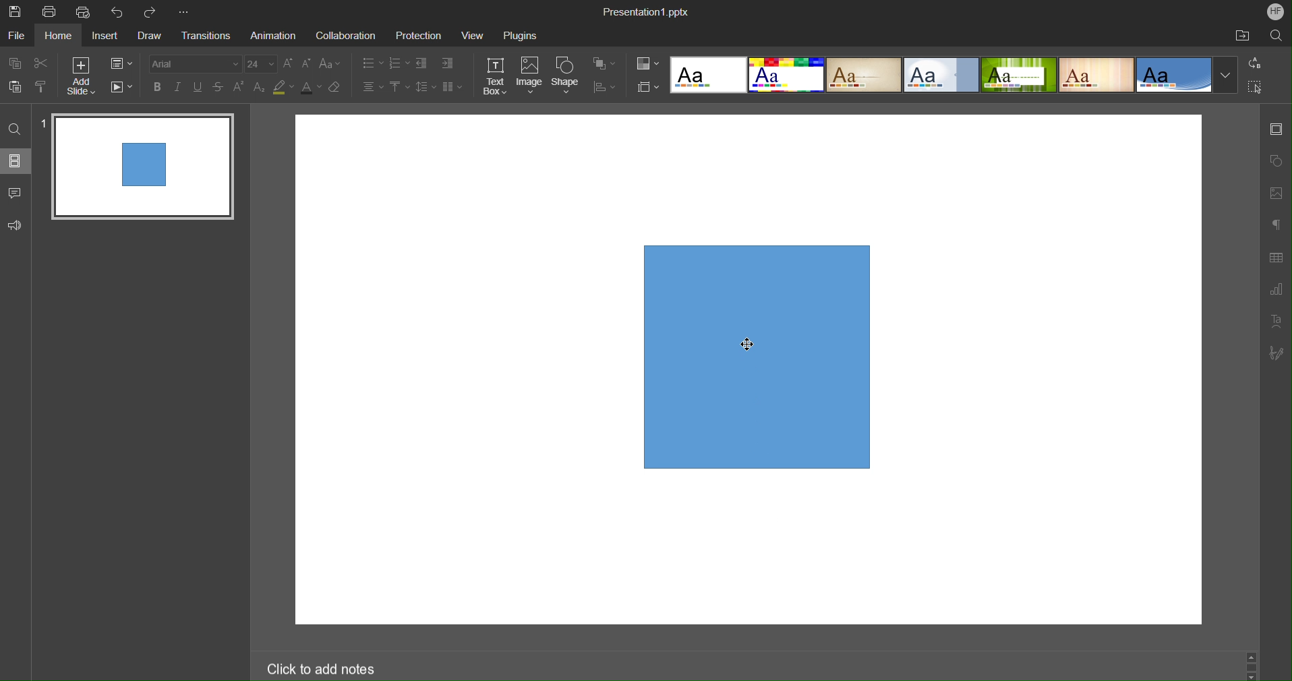 Image resolution: width=1292 pixels, height=681 pixels. What do you see at coordinates (372, 86) in the screenshot?
I see `Alignment` at bounding box center [372, 86].